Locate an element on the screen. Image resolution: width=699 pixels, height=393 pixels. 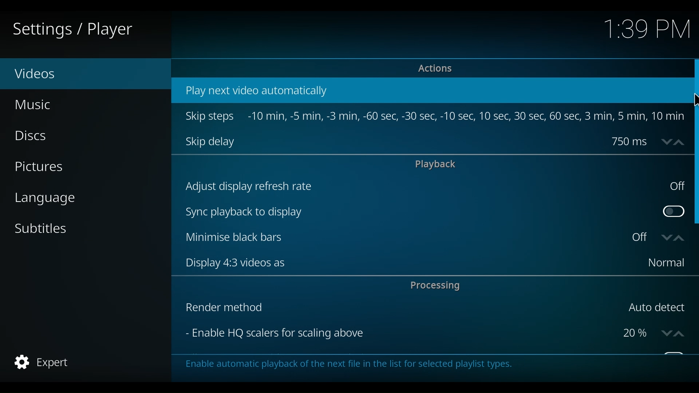
language is located at coordinates (45, 199).